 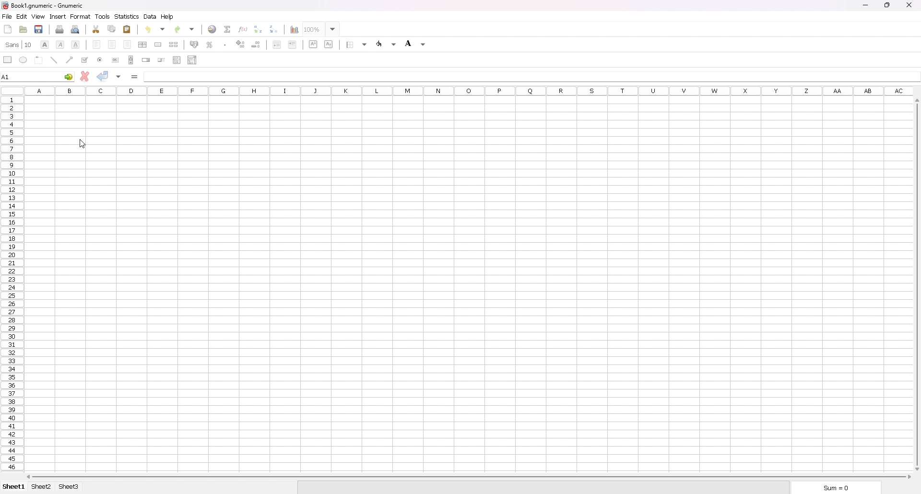 What do you see at coordinates (837, 488) in the screenshot?
I see `sum` at bounding box center [837, 488].